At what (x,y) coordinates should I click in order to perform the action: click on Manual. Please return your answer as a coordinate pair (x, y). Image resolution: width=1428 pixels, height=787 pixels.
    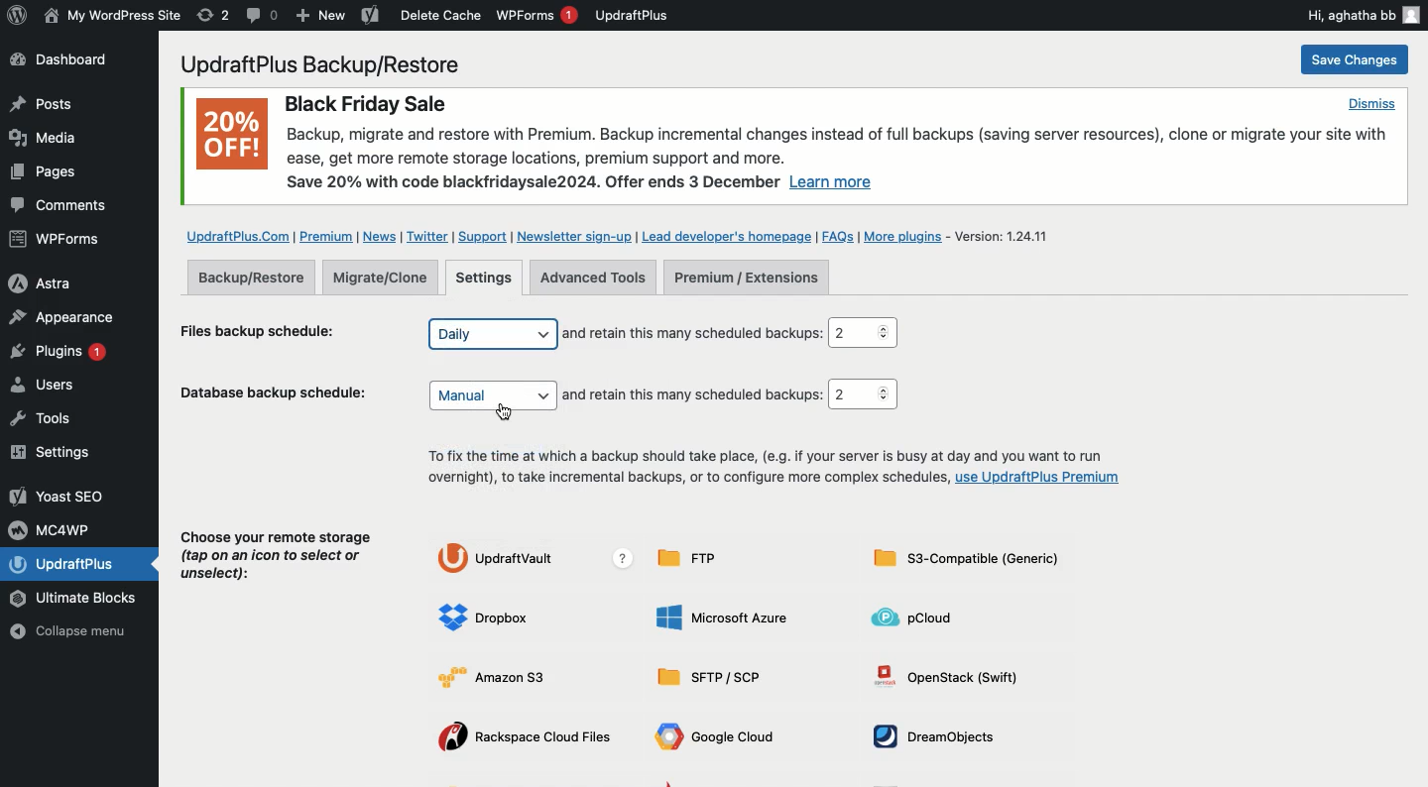
    Looking at the image, I should click on (494, 395).